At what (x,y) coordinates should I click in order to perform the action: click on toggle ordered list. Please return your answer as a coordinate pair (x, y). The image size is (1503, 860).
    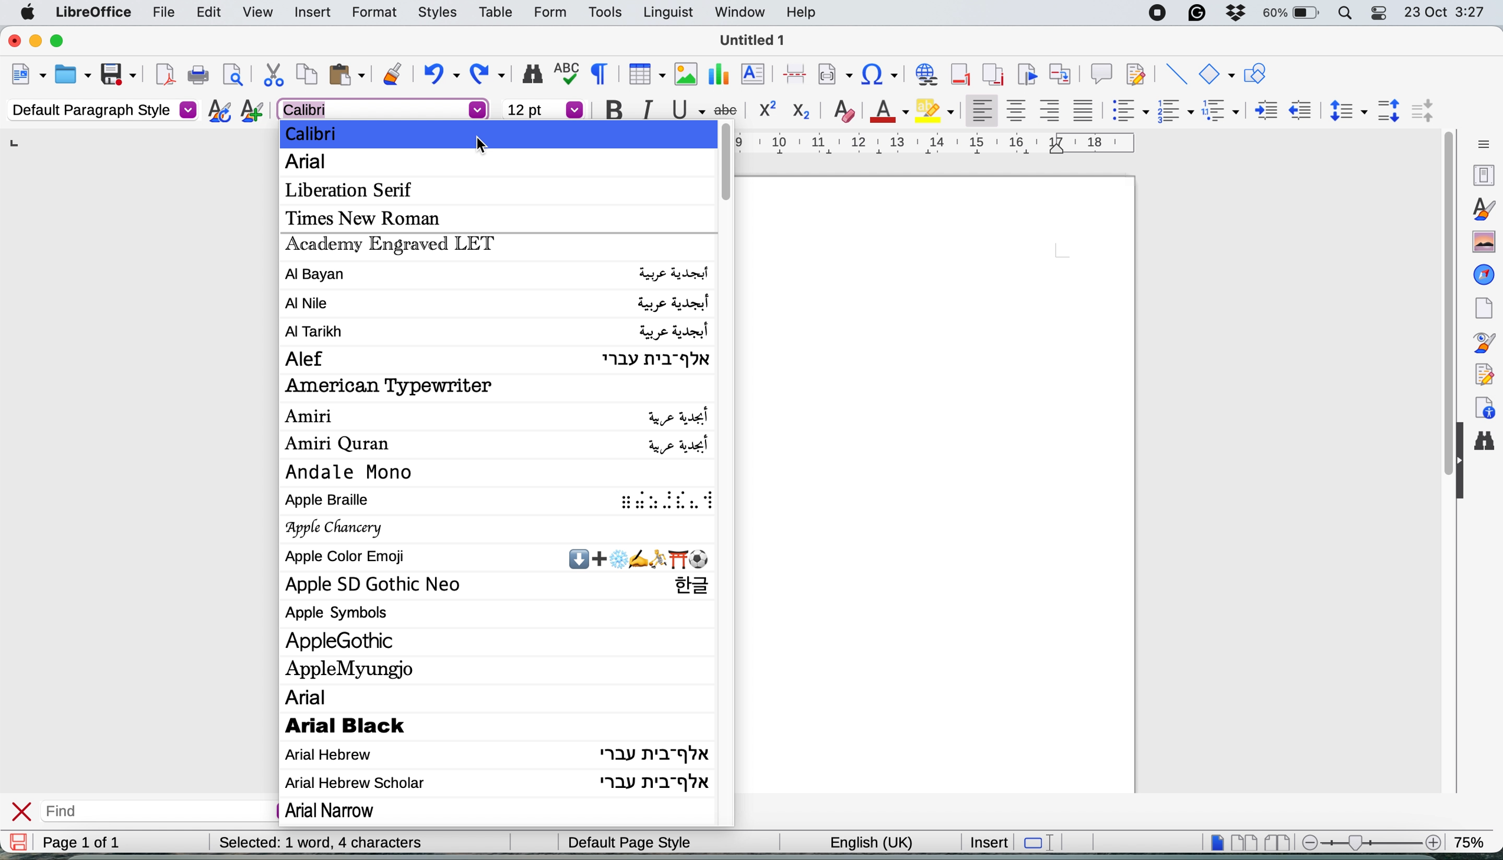
    Looking at the image, I should click on (1176, 112).